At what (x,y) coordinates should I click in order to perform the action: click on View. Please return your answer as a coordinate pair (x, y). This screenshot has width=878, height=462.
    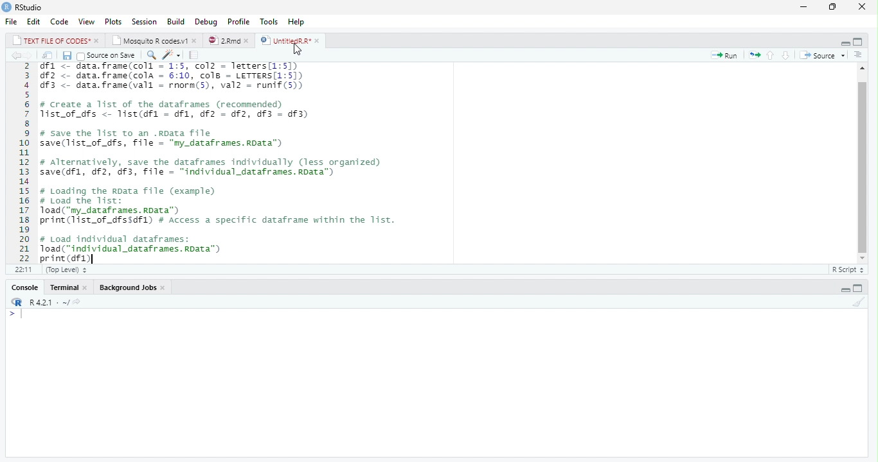
    Looking at the image, I should click on (87, 22).